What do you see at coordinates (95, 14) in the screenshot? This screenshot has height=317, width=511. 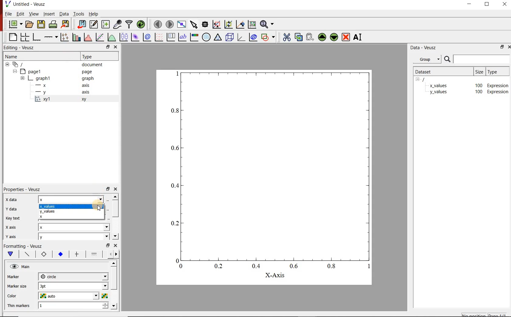 I see `help` at bounding box center [95, 14].